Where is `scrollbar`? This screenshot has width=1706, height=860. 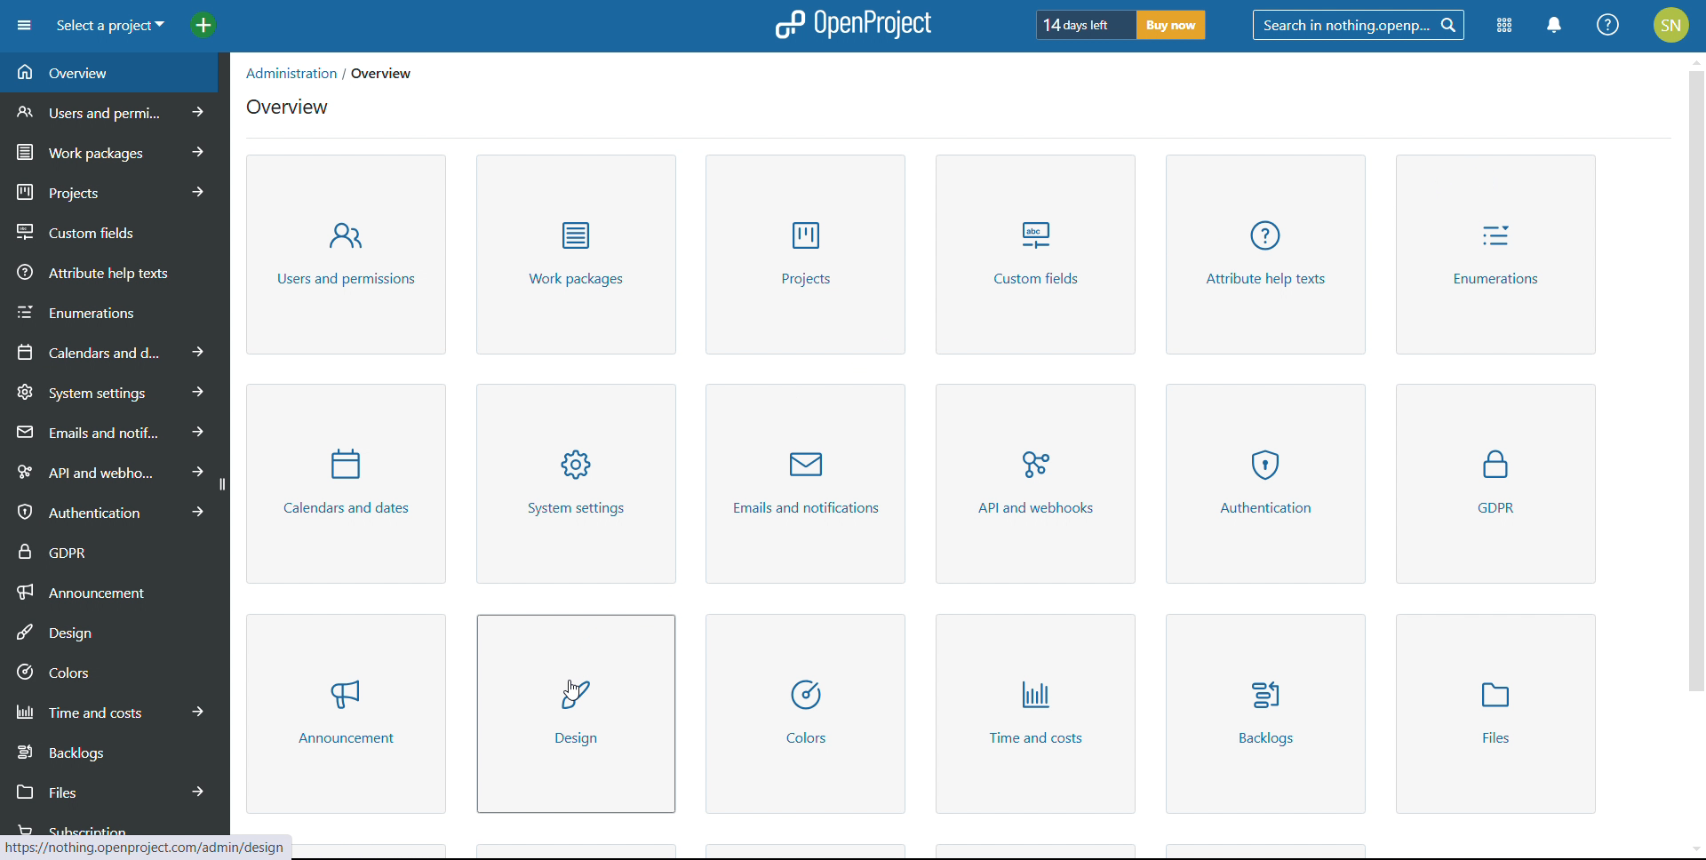
scrollbar is located at coordinates (1697, 379).